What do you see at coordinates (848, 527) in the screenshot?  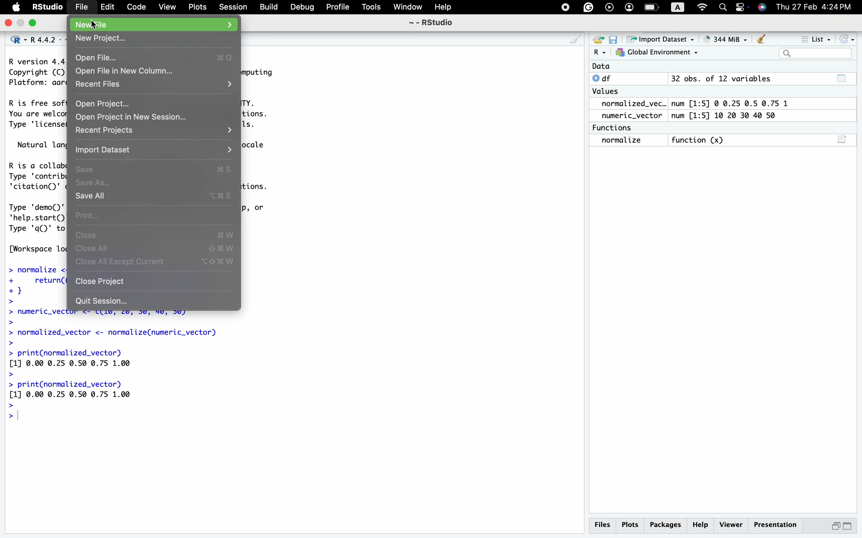 I see `maximize` at bounding box center [848, 527].